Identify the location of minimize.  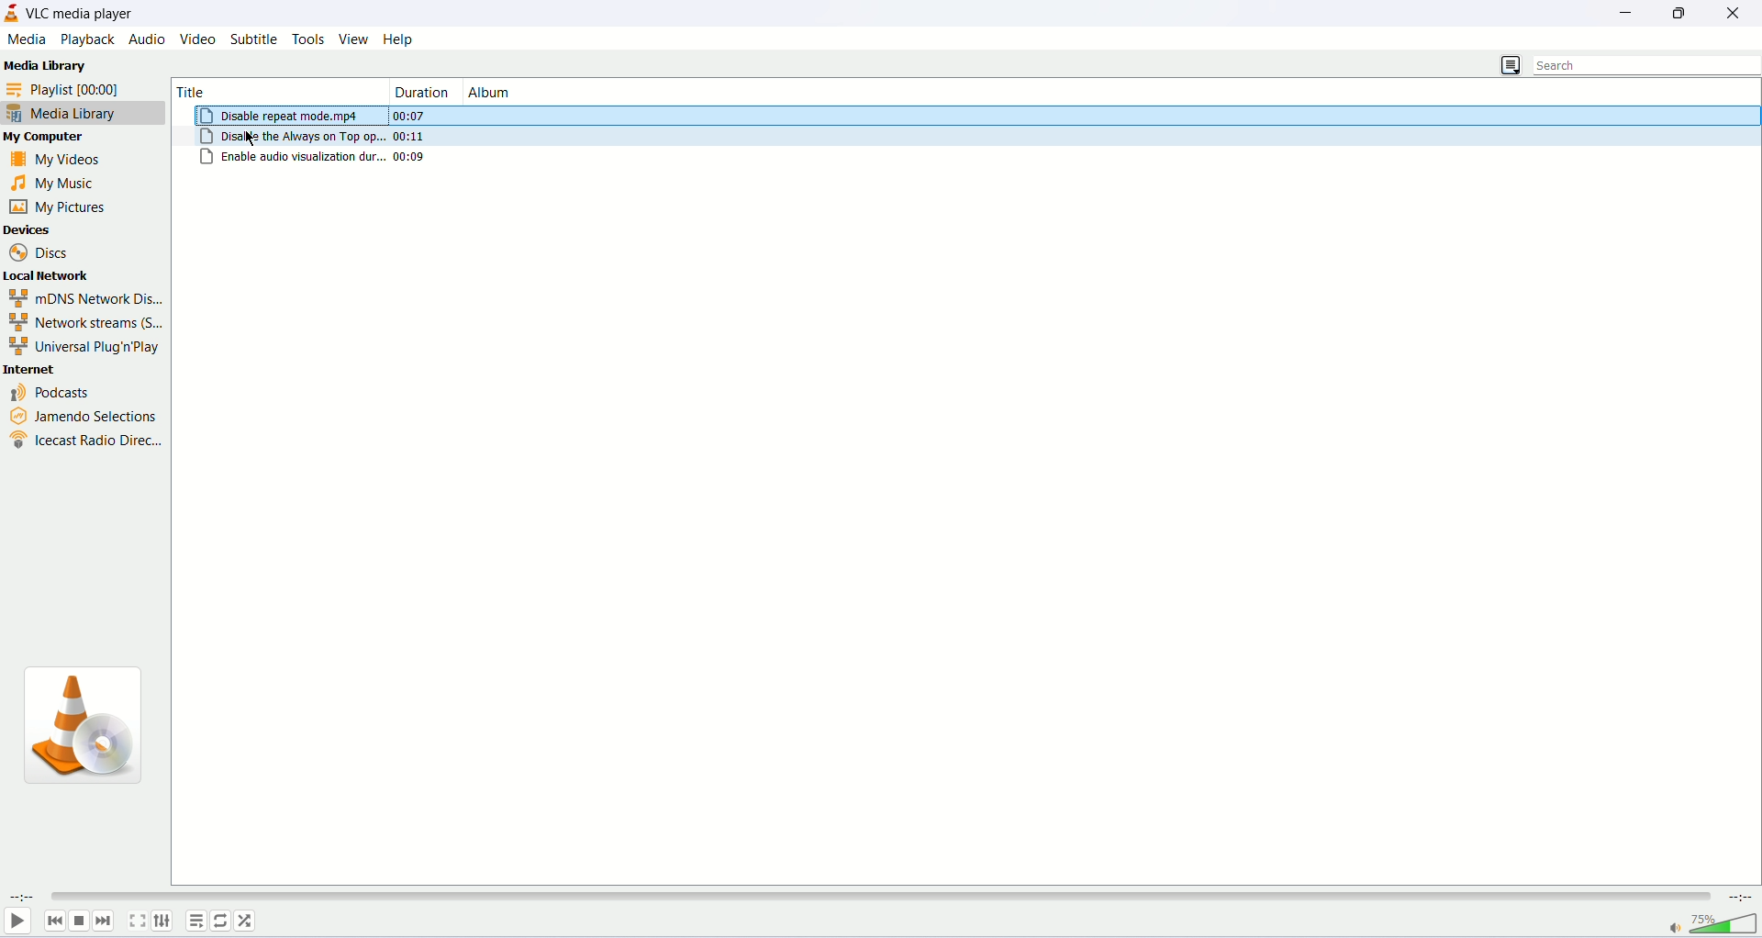
(1634, 11).